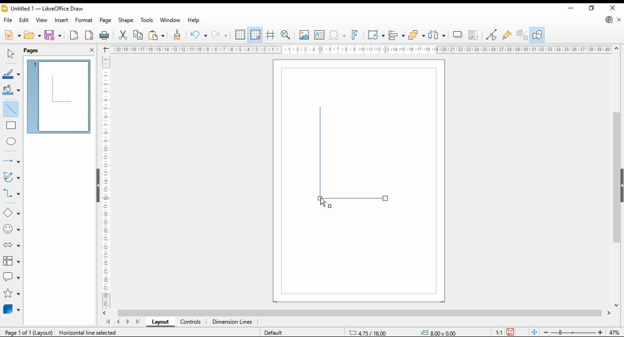 This screenshot has width=624, height=337. What do you see at coordinates (304, 35) in the screenshot?
I see `insert image` at bounding box center [304, 35].